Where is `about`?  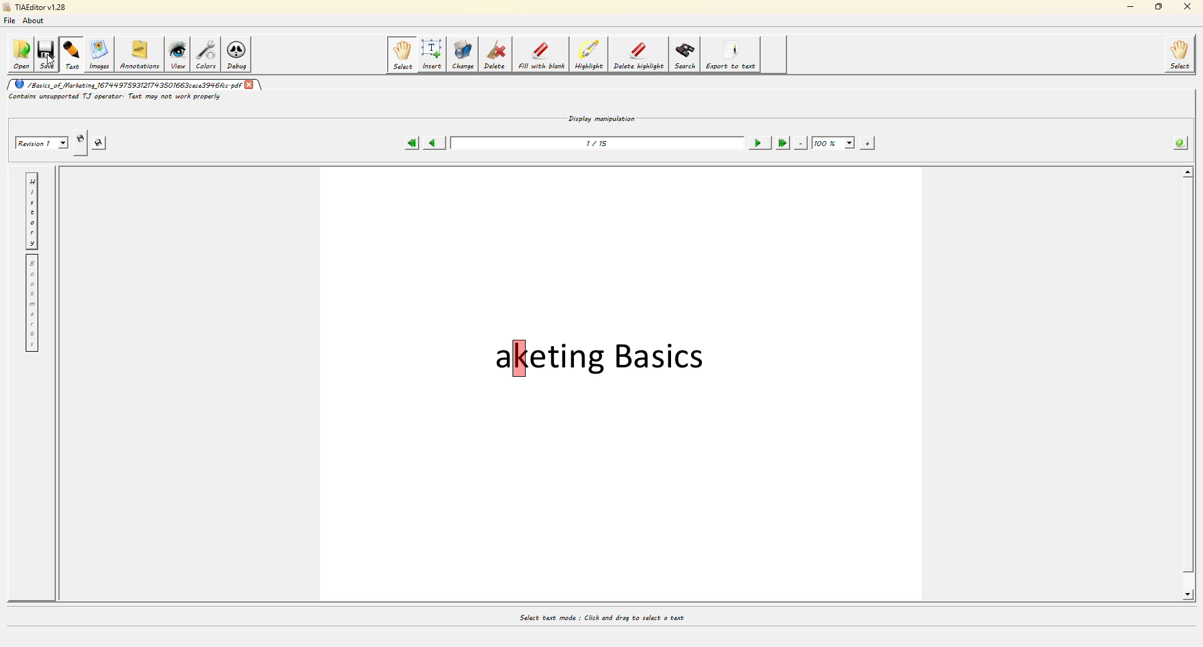
about is located at coordinates (36, 23).